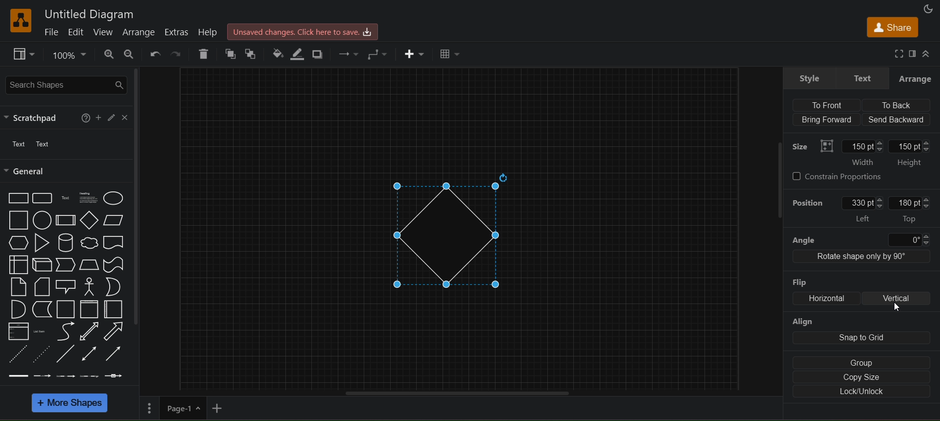  What do you see at coordinates (65, 284) in the screenshot?
I see `callout` at bounding box center [65, 284].